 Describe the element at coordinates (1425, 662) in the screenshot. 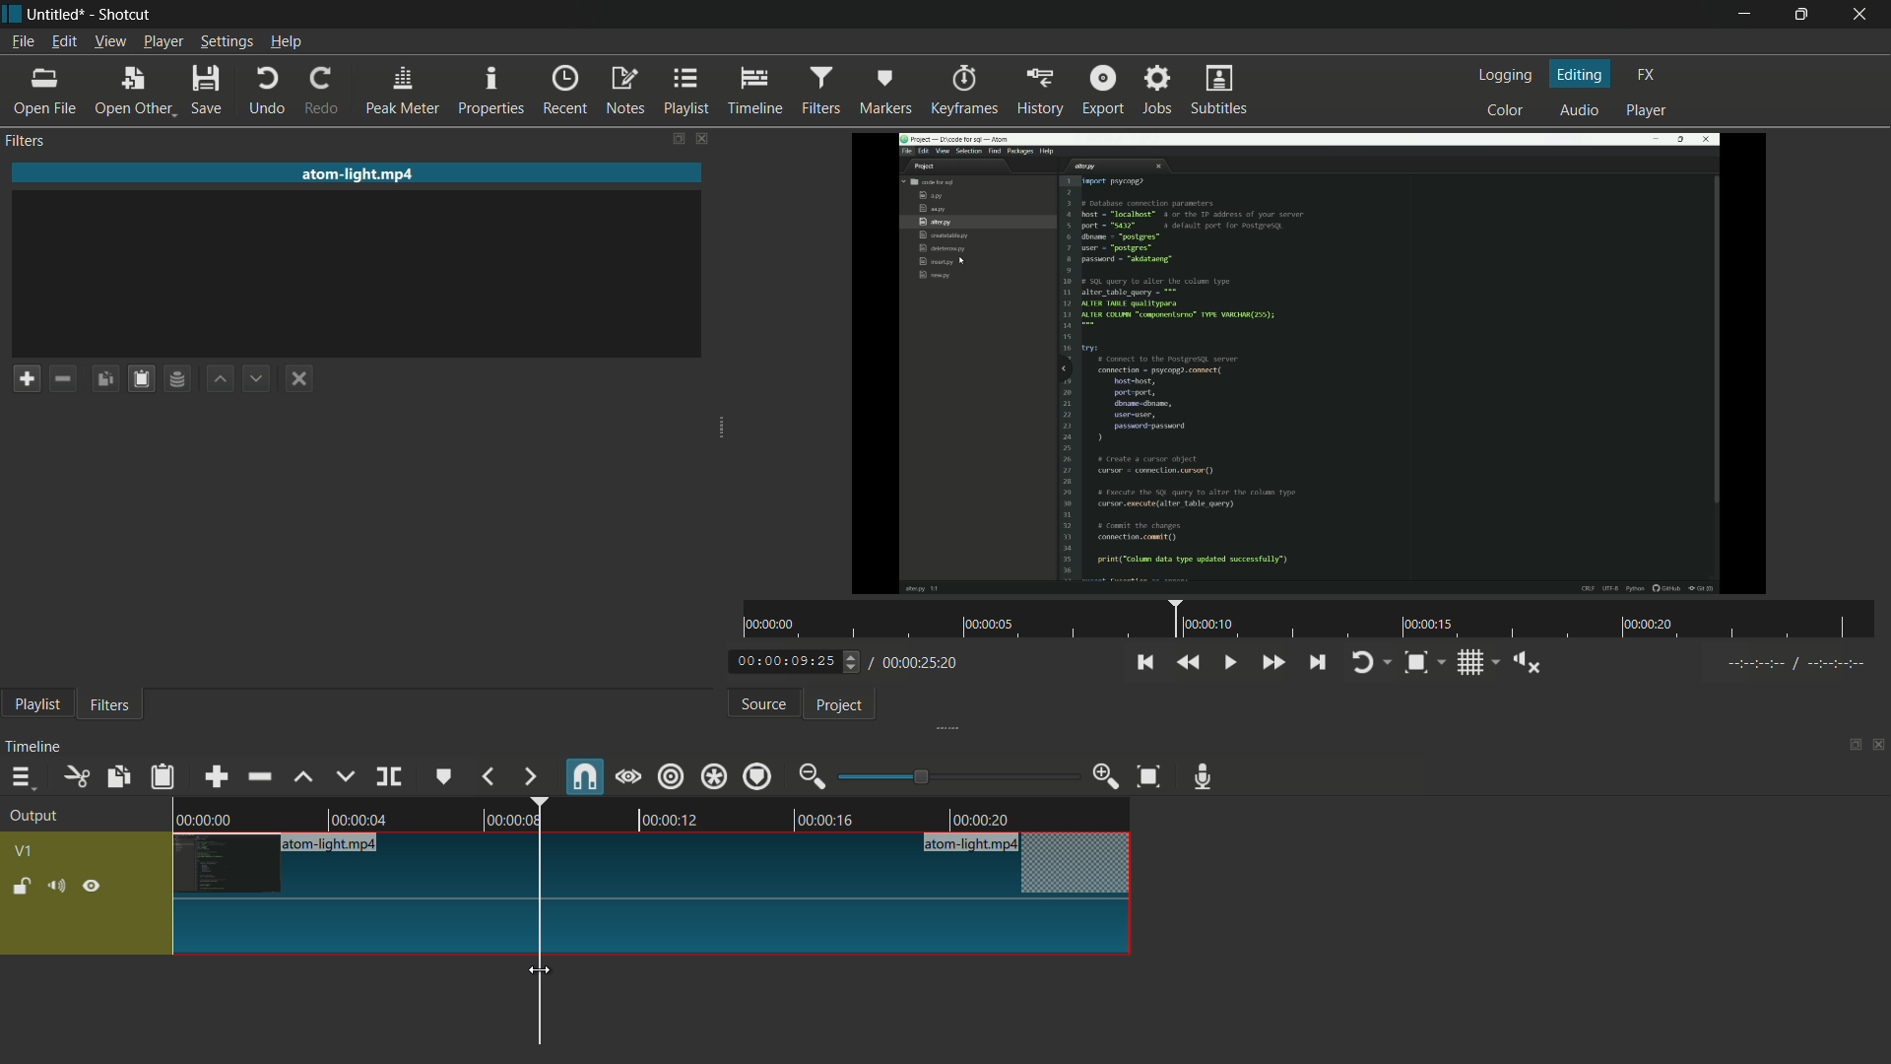

I see `zoom timeline to fit` at that location.